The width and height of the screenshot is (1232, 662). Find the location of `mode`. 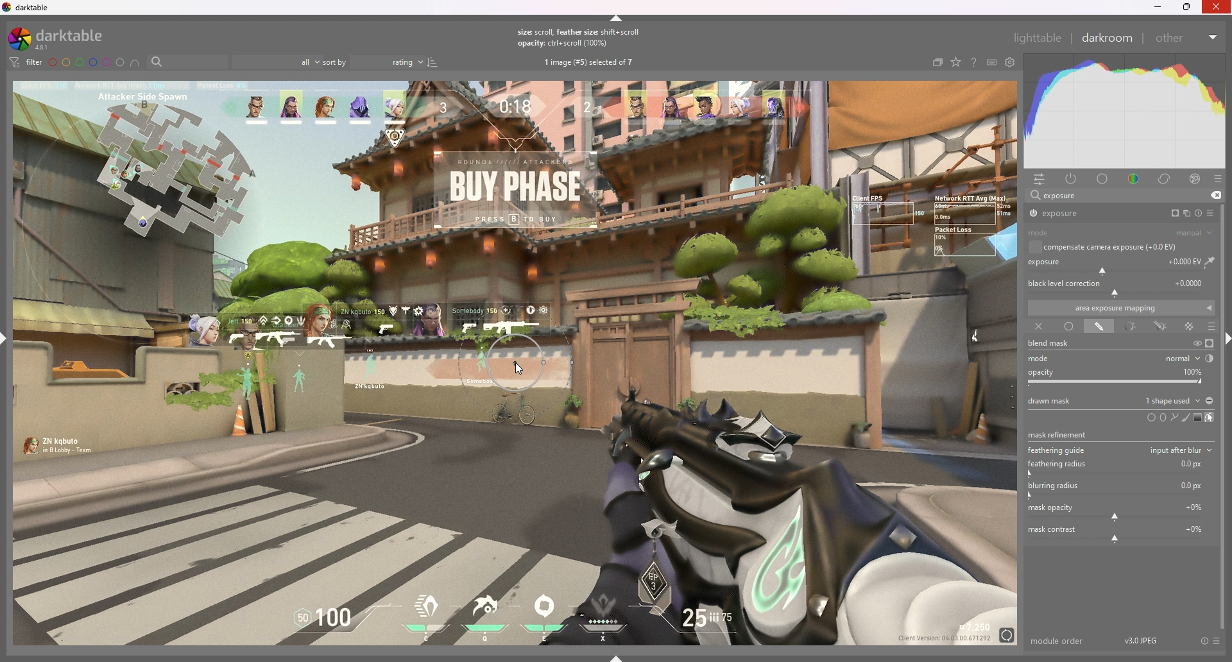

mode is located at coordinates (1124, 358).